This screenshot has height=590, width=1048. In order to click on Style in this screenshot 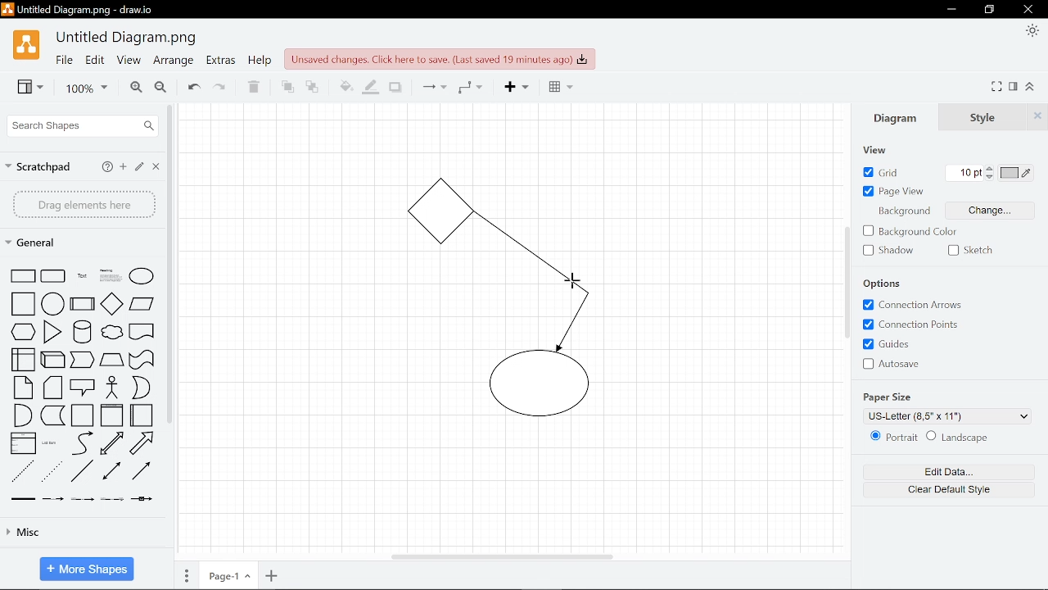, I will do `click(990, 116)`.